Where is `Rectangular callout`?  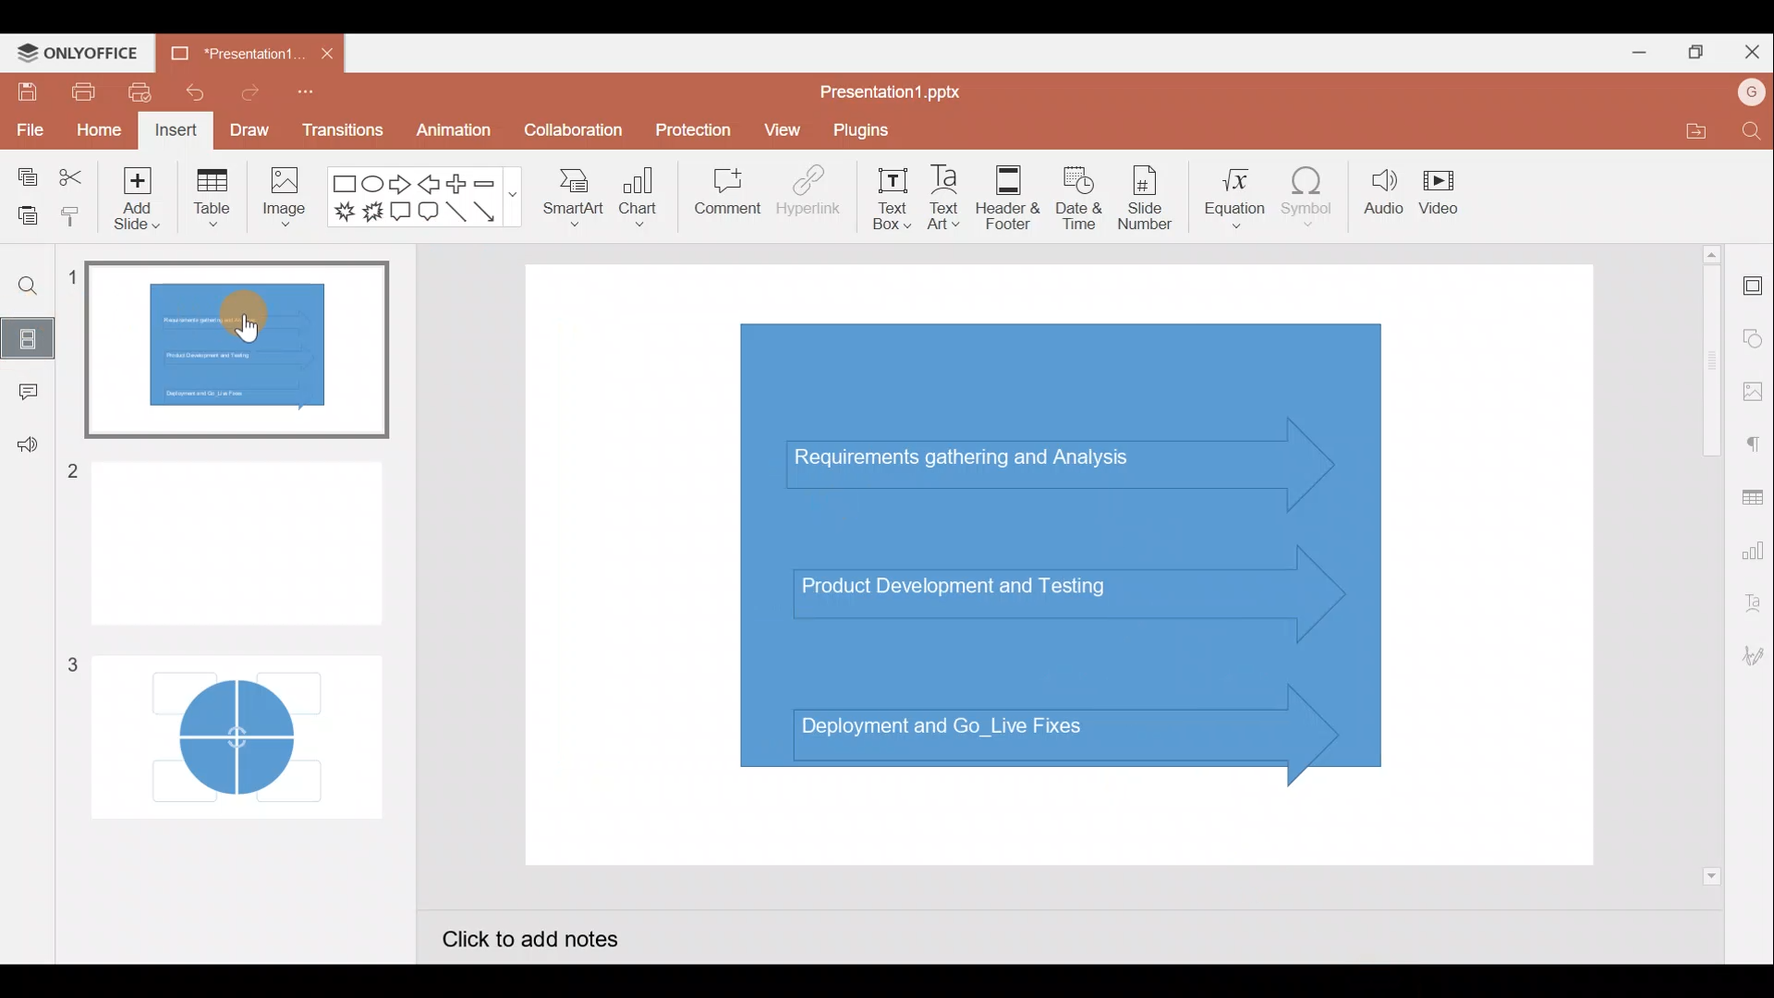 Rectangular callout is located at coordinates (399, 211).